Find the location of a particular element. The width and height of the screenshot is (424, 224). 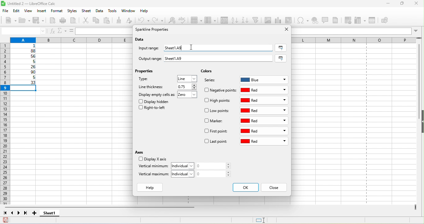

headers and footers is located at coordinates (337, 20).